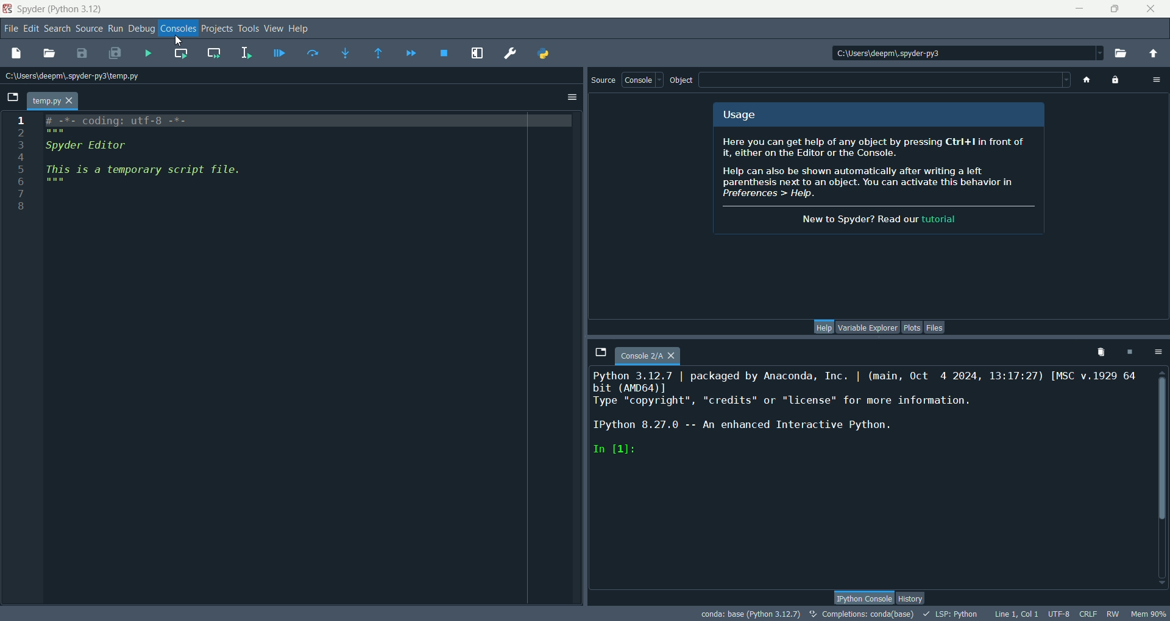 The height and width of the screenshot is (621, 1170). I want to click on script file, so click(167, 164).